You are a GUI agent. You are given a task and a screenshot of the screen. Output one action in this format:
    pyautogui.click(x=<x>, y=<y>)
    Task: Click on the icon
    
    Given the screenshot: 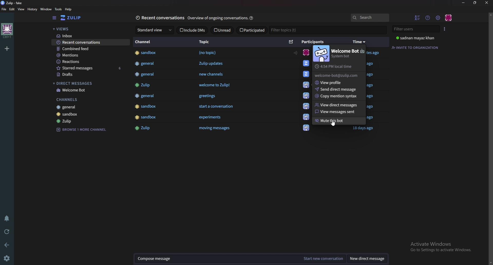 What is the action you would take?
    pyautogui.click(x=304, y=63)
    